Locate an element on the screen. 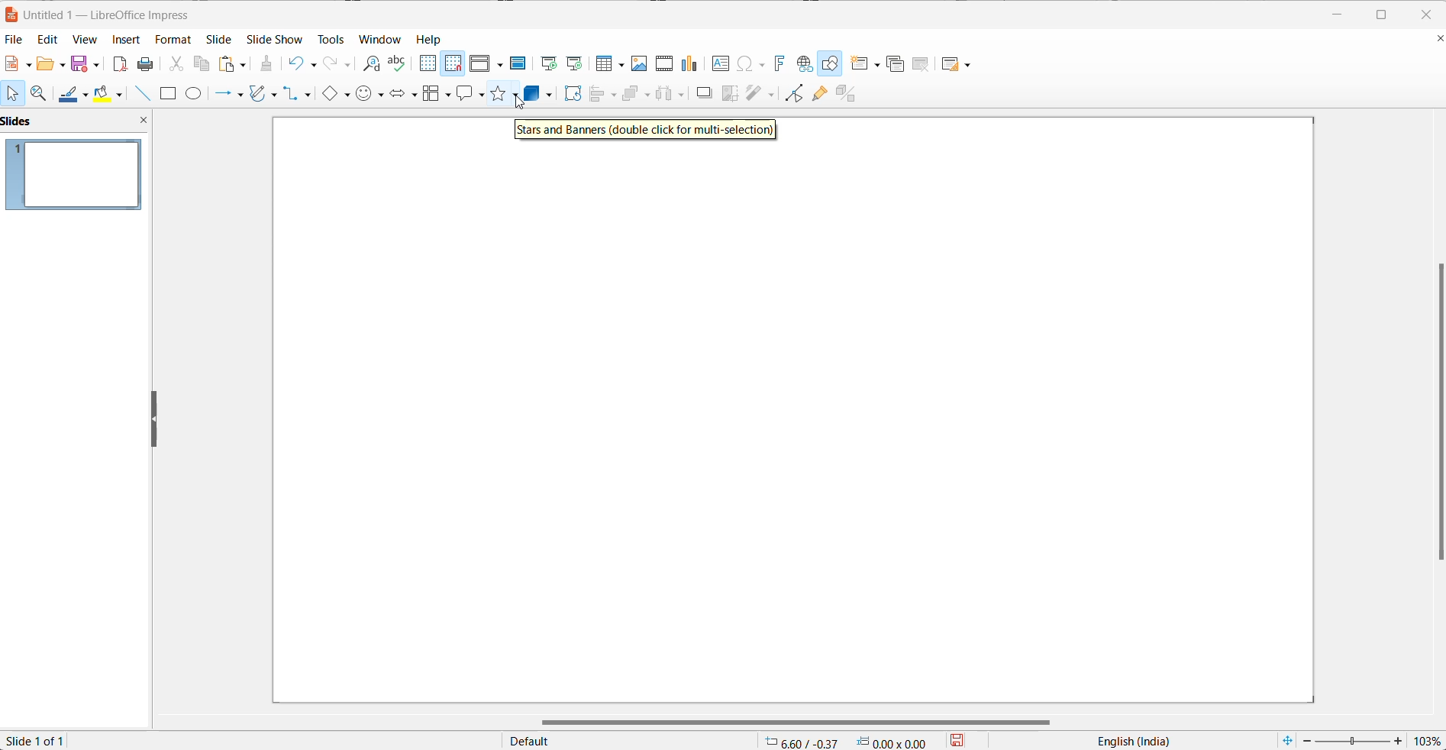 The image size is (1446, 750). open is located at coordinates (50, 63).